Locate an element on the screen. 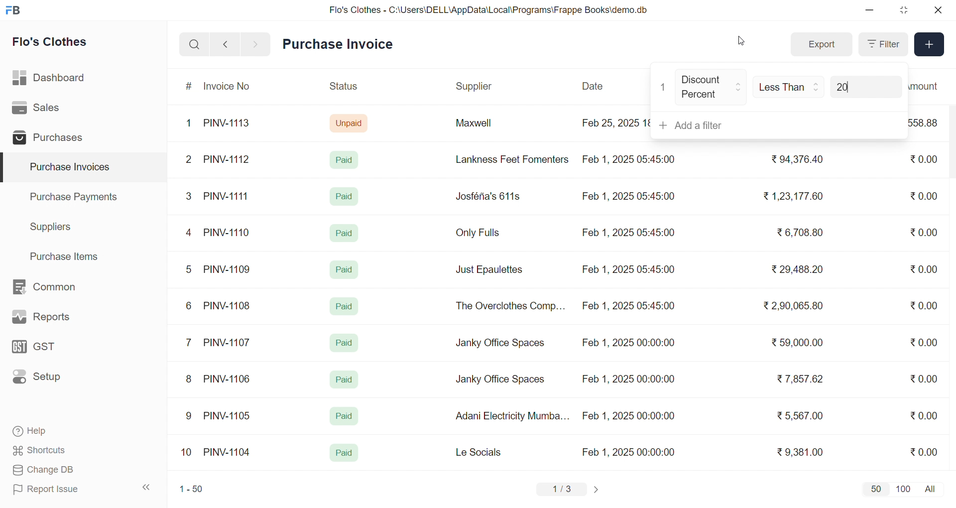  Adani Electricity Mumba... is located at coordinates (513, 416).